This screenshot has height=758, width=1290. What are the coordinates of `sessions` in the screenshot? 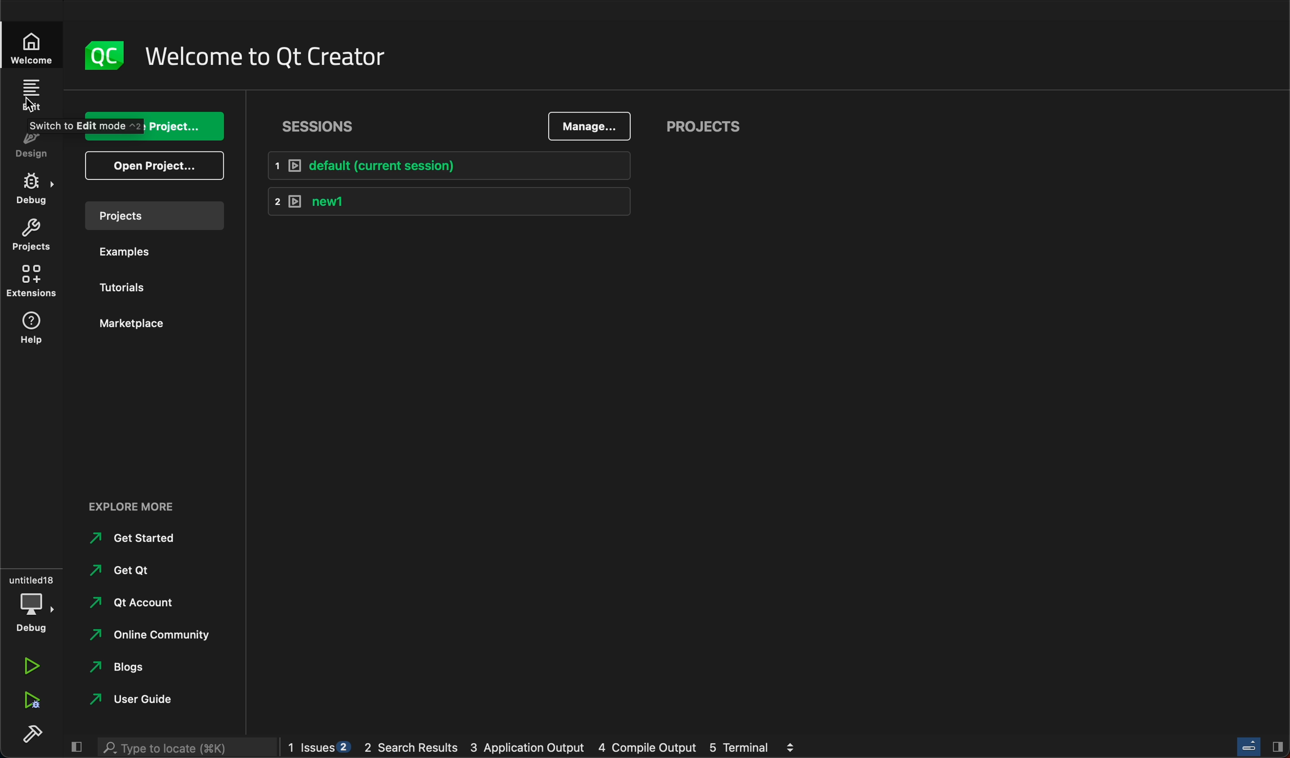 It's located at (321, 126).